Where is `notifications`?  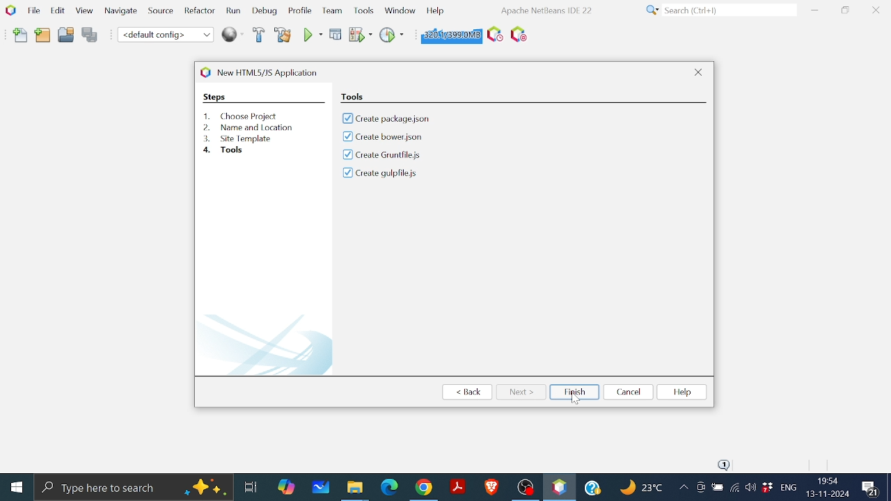
notifications is located at coordinates (726, 463).